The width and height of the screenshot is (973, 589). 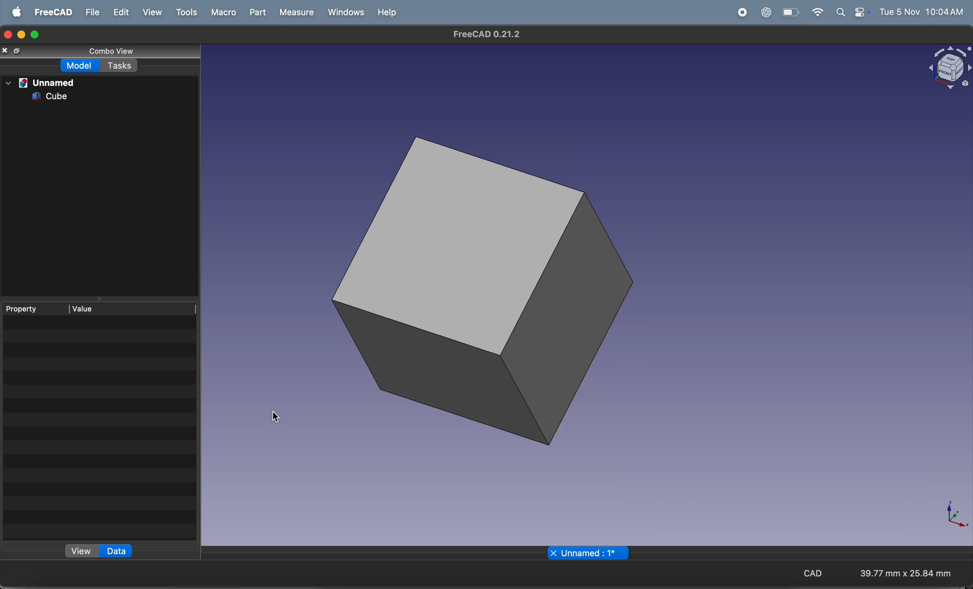 What do you see at coordinates (37, 34) in the screenshot?
I see `maximize` at bounding box center [37, 34].